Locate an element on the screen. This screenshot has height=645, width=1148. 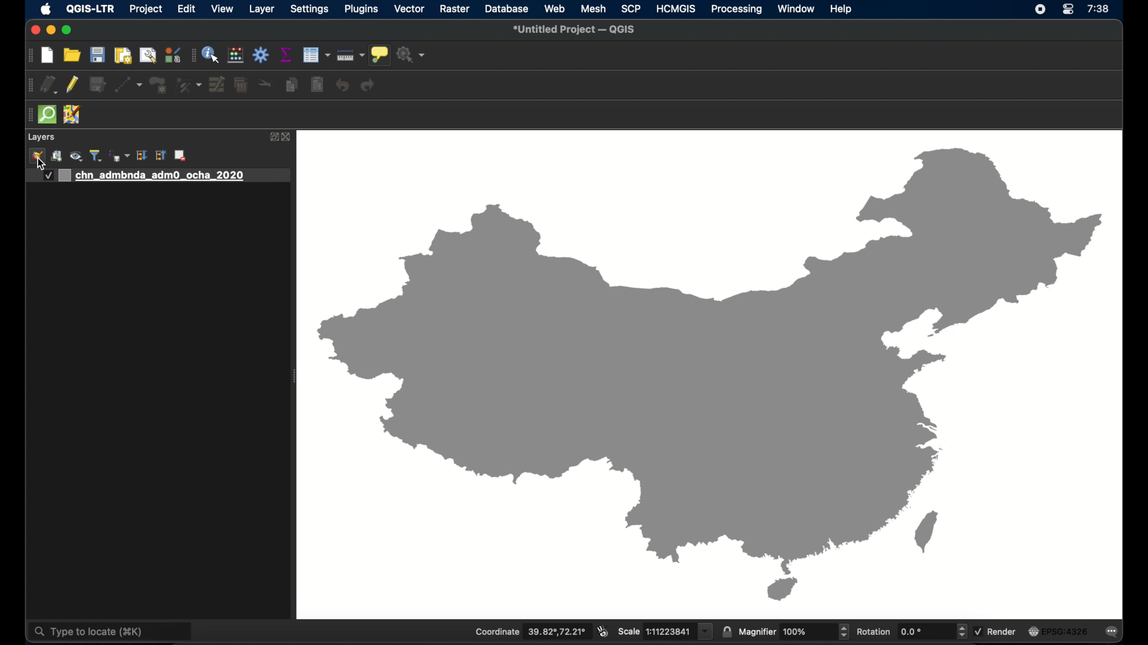
digitize with segment is located at coordinates (128, 85).